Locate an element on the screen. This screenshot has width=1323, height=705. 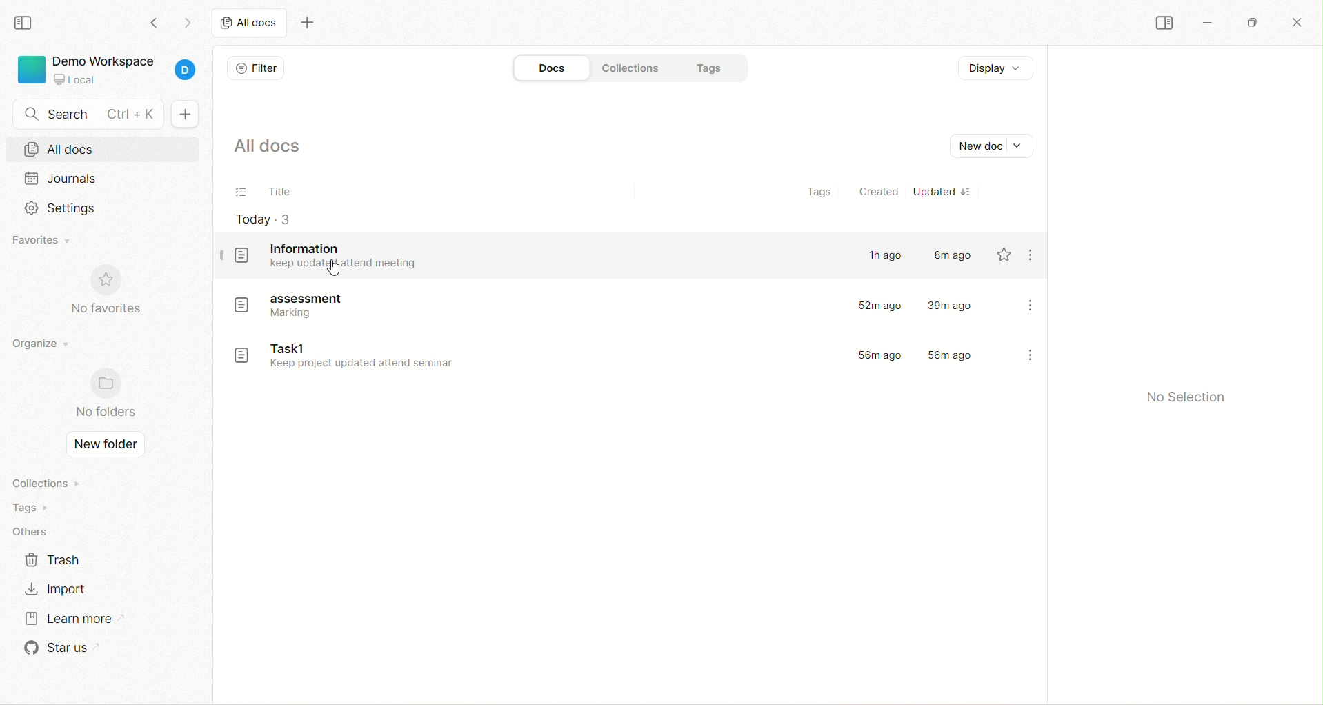
favorites is located at coordinates (42, 240).